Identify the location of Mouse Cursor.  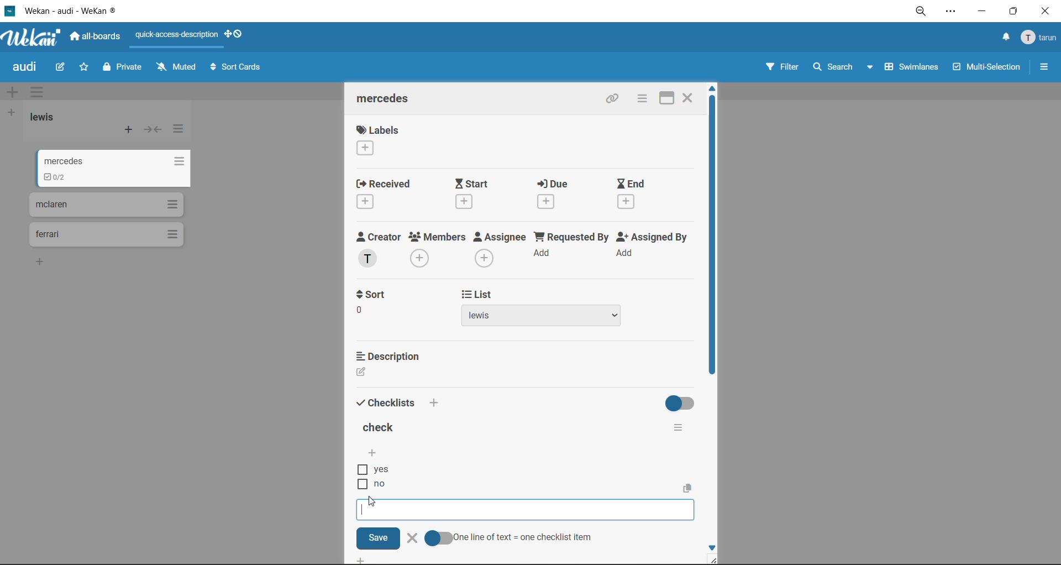
(374, 499).